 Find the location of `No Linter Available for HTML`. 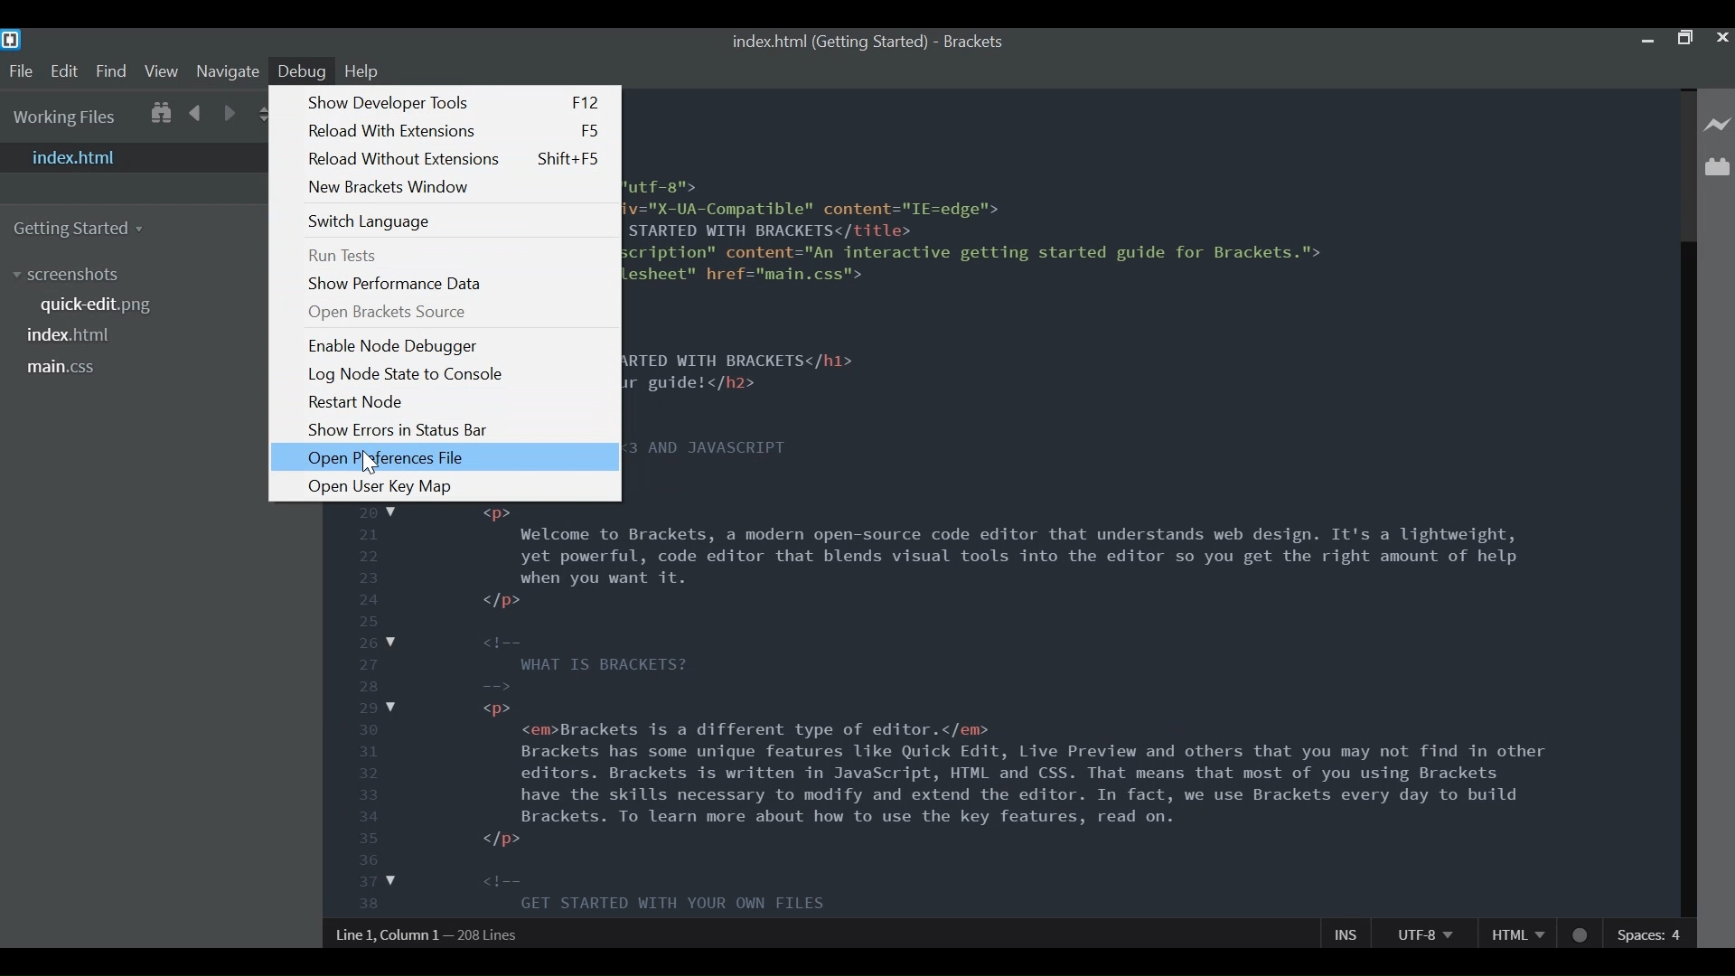

No Linter Available for HTML is located at coordinates (1580, 934).